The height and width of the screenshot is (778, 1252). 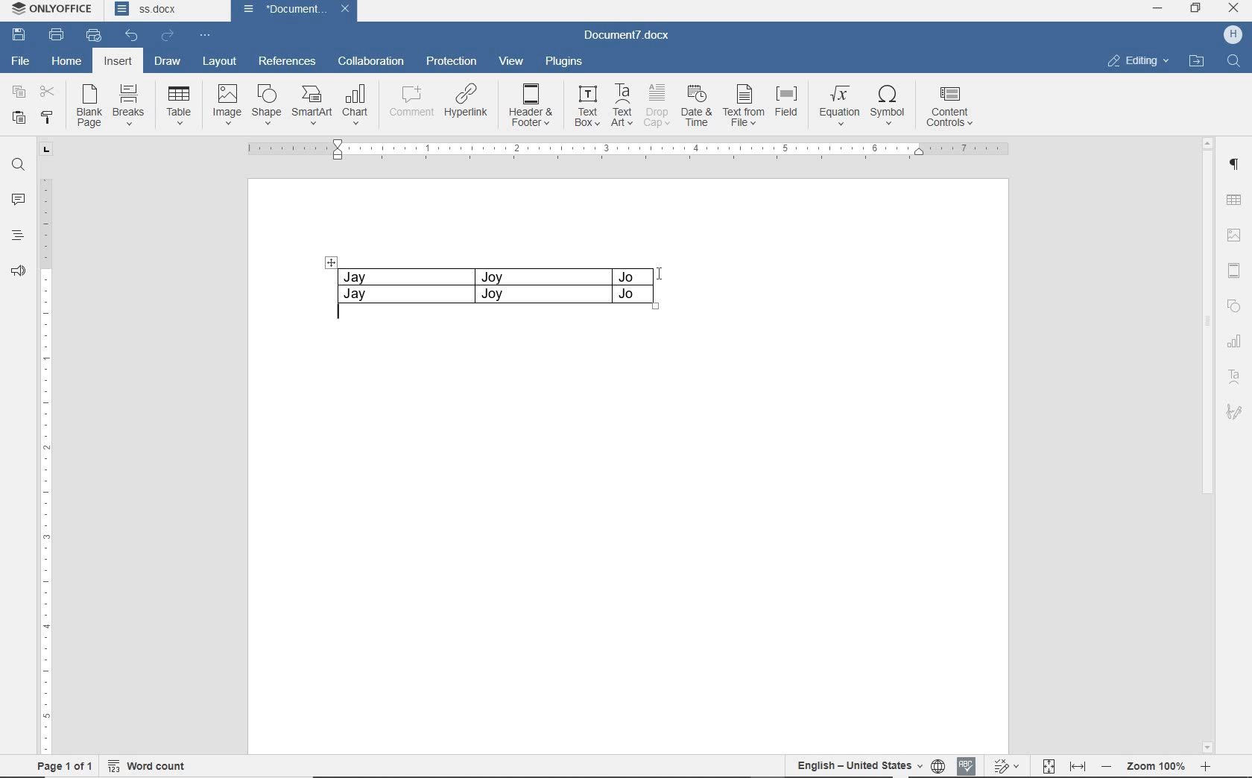 I want to click on INSERT, so click(x=119, y=63).